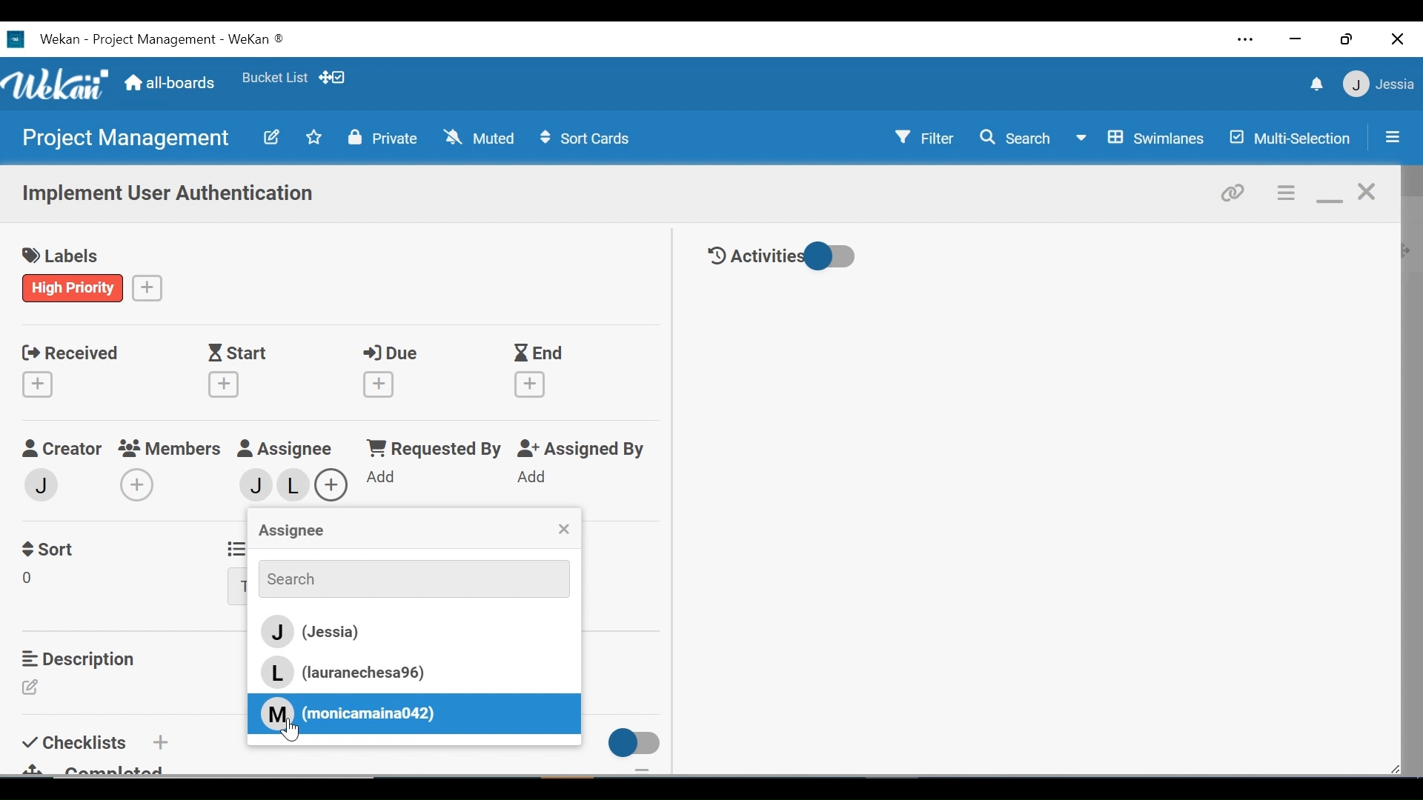  Describe the element at coordinates (296, 732) in the screenshot. I see `Cursor` at that location.